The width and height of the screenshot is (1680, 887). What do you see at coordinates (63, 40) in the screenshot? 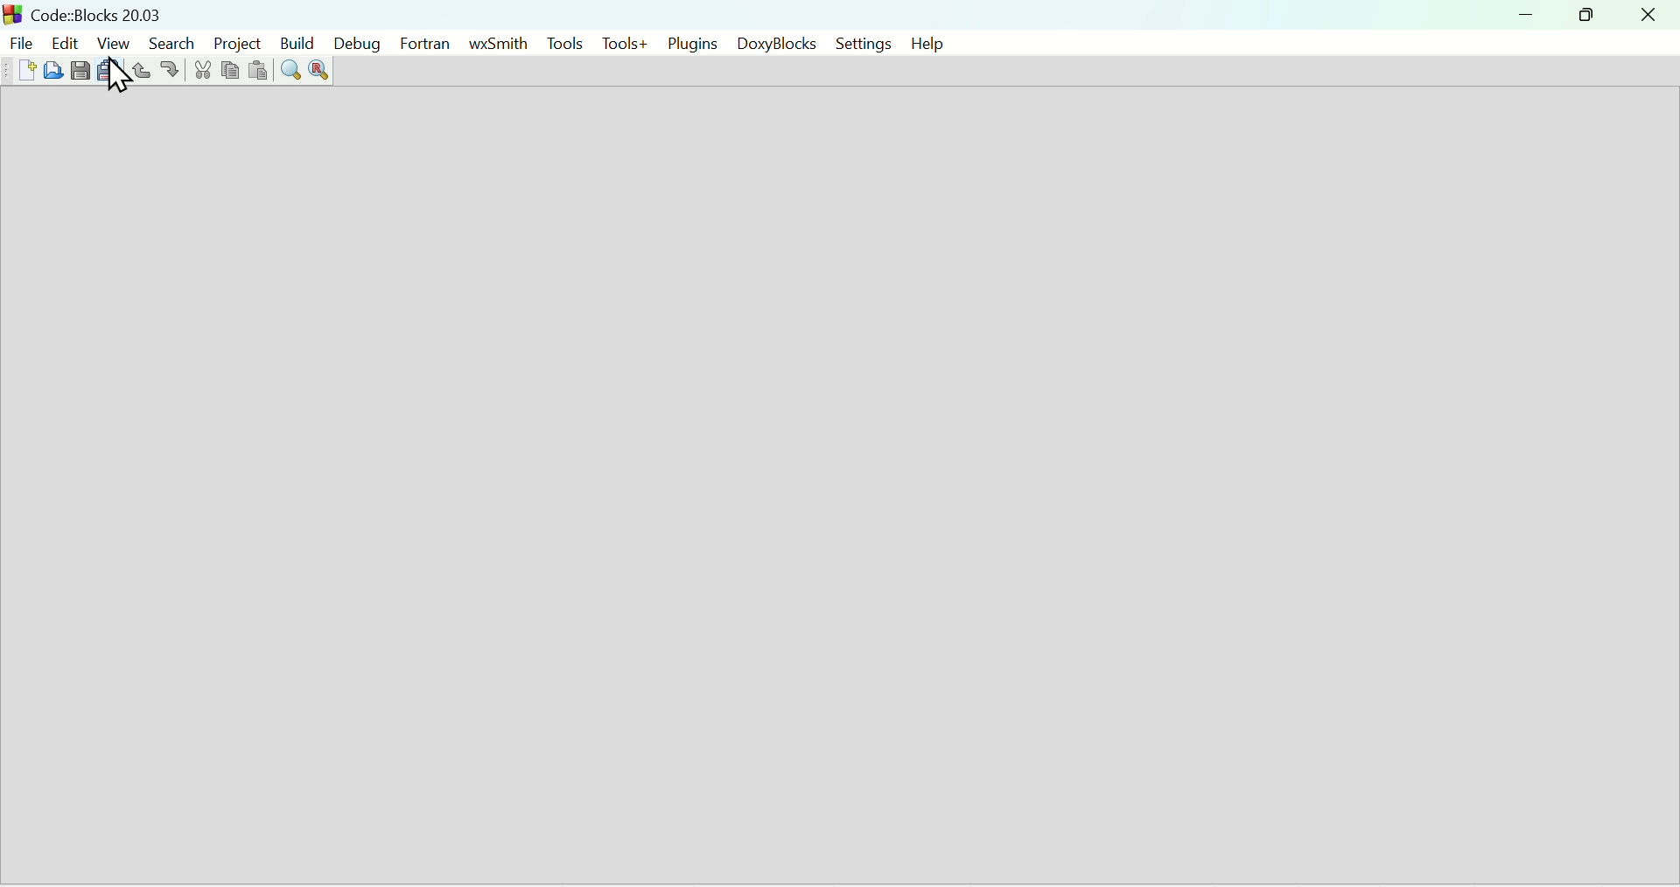
I see `edit` at bounding box center [63, 40].